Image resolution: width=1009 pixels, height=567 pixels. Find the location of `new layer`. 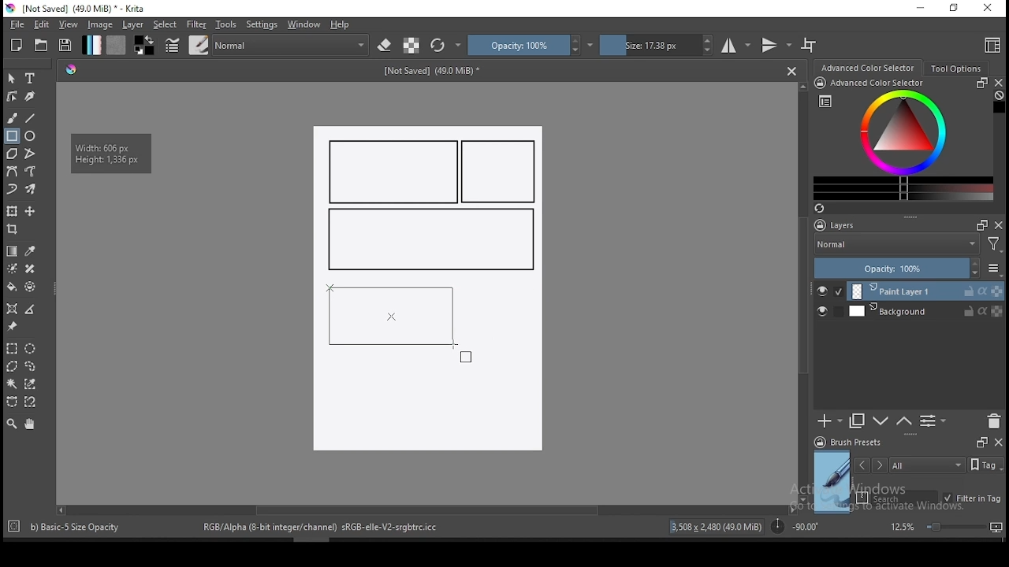

new layer is located at coordinates (830, 421).